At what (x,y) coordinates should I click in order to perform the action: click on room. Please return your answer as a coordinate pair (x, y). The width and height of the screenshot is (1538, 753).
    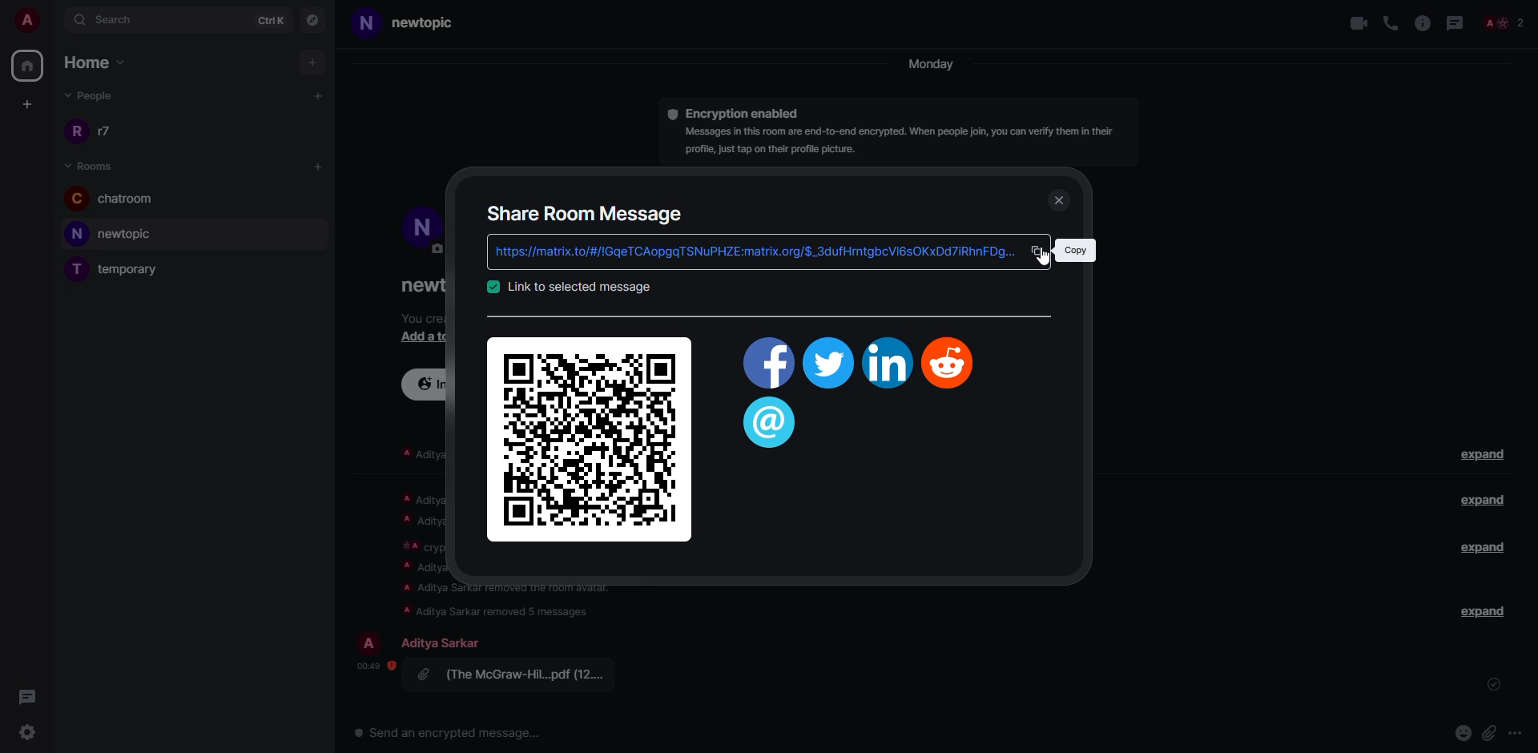
    Looking at the image, I should click on (94, 164).